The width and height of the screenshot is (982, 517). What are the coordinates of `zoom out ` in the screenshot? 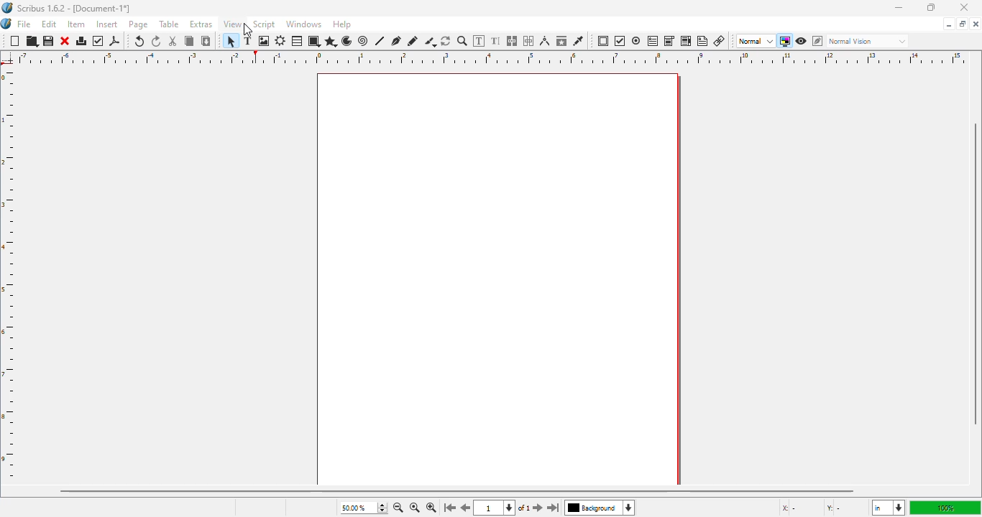 It's located at (398, 508).